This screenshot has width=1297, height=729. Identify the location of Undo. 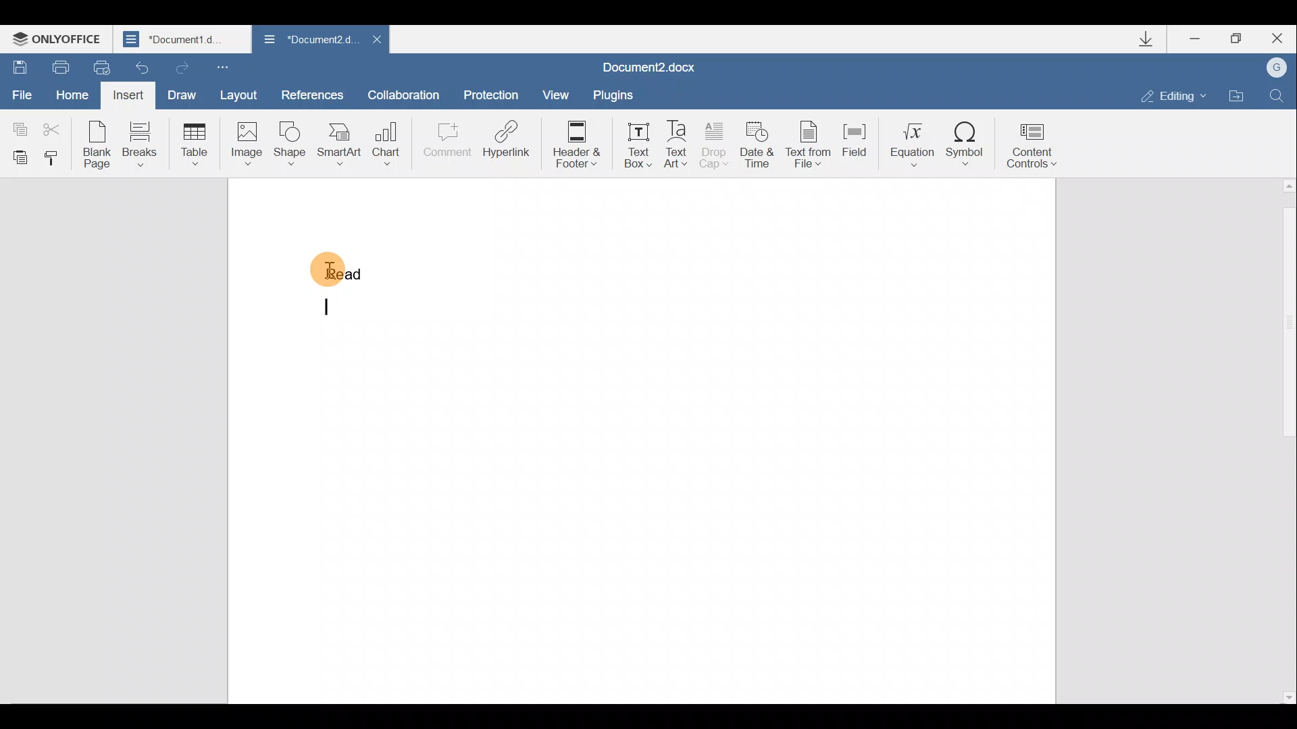
(138, 67).